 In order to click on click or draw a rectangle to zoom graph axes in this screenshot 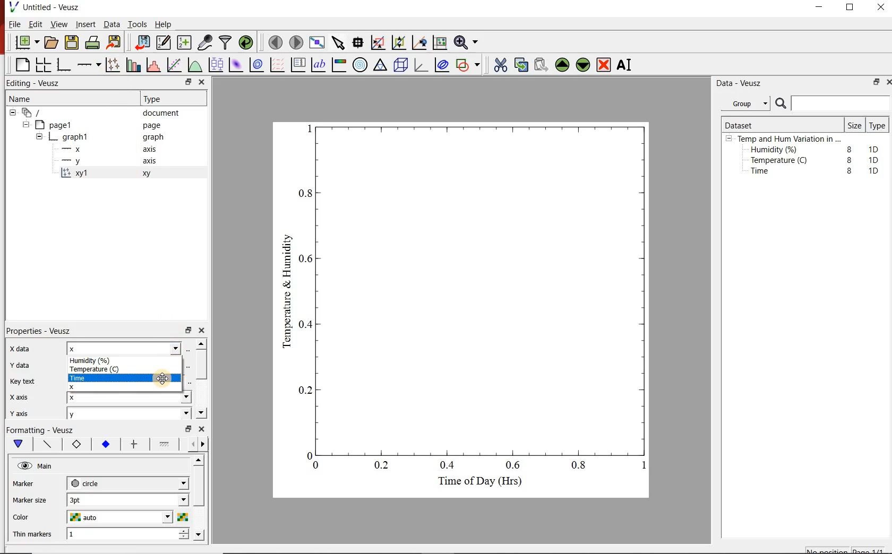, I will do `click(380, 43)`.